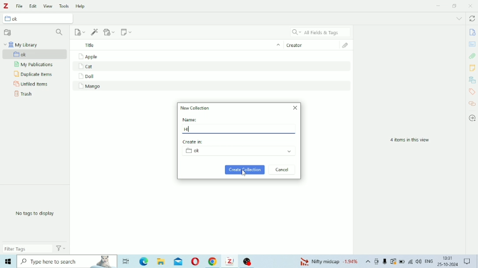  What do you see at coordinates (126, 261) in the screenshot?
I see `Task View` at bounding box center [126, 261].